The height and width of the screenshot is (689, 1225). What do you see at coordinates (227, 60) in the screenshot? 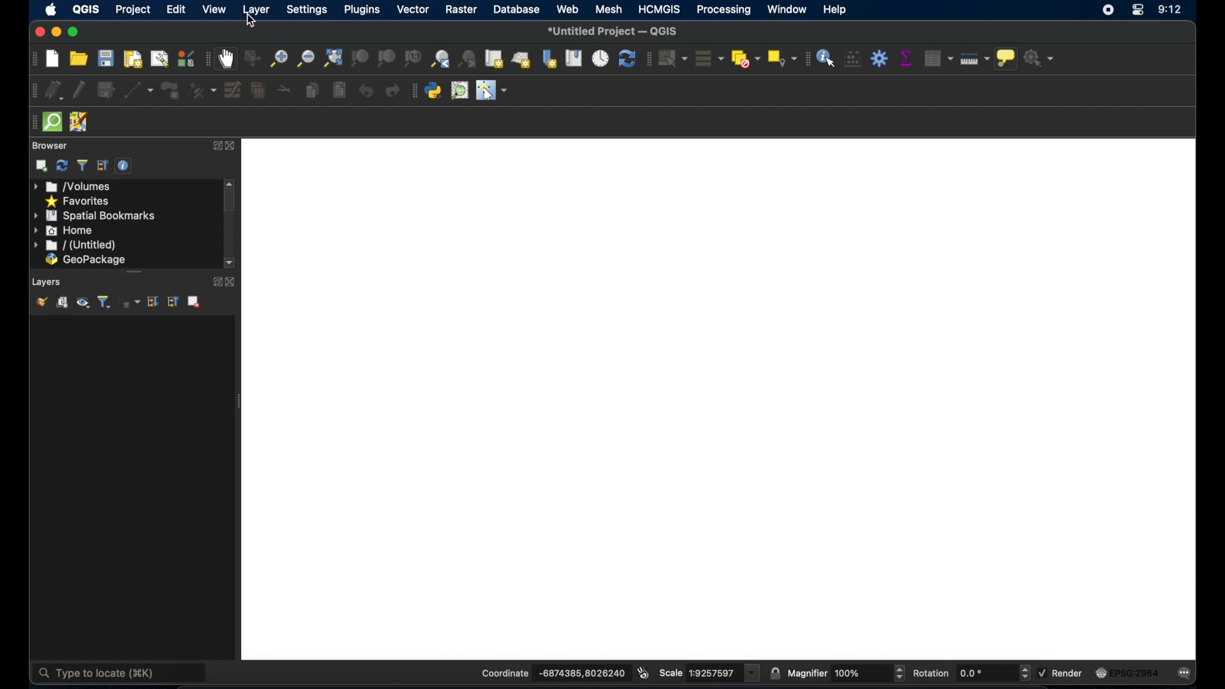
I see `pan map` at bounding box center [227, 60].